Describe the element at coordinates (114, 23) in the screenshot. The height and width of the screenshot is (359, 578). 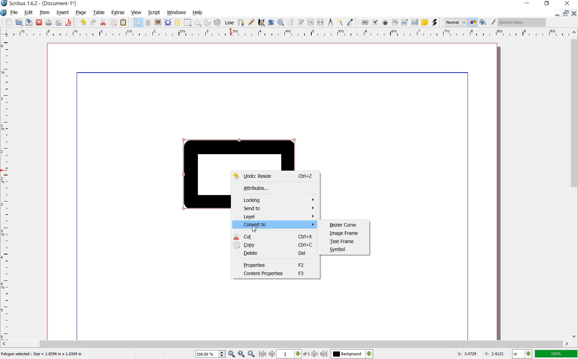
I see `copy` at that location.